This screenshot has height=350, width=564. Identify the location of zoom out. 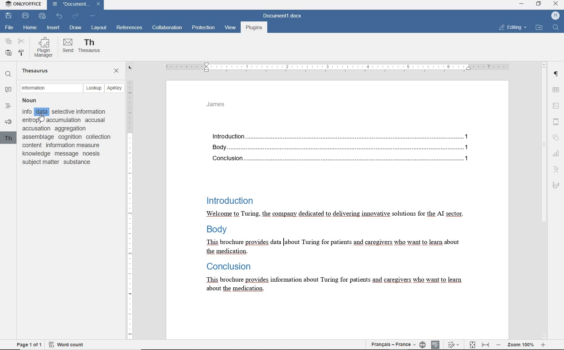
(498, 346).